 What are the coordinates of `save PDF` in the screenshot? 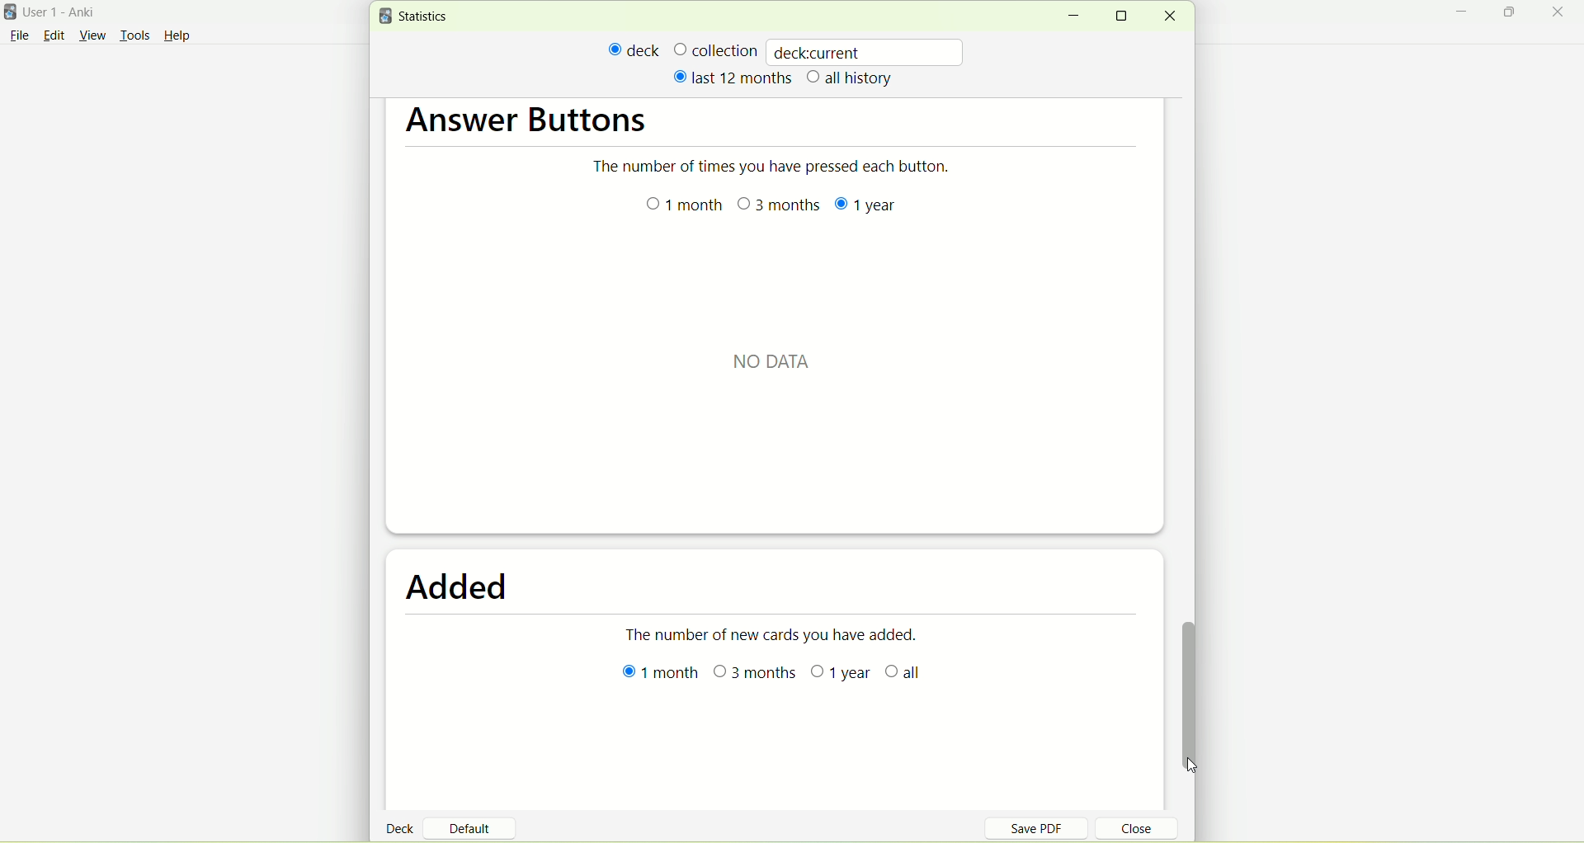 It's located at (1046, 827).